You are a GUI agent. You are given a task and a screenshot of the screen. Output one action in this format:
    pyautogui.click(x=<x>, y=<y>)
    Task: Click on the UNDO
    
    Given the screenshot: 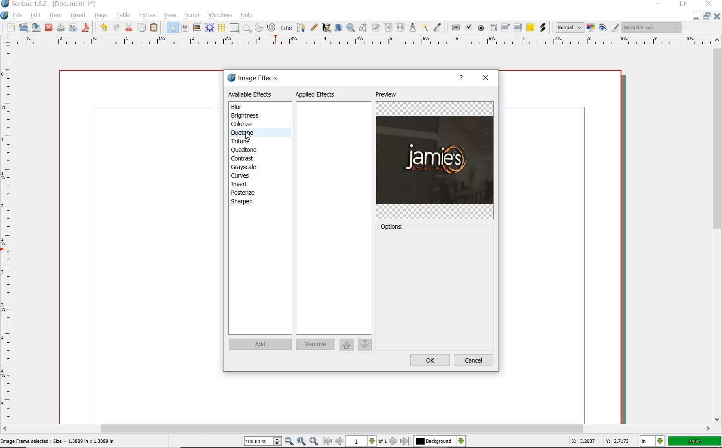 What is the action you would take?
    pyautogui.click(x=116, y=28)
    